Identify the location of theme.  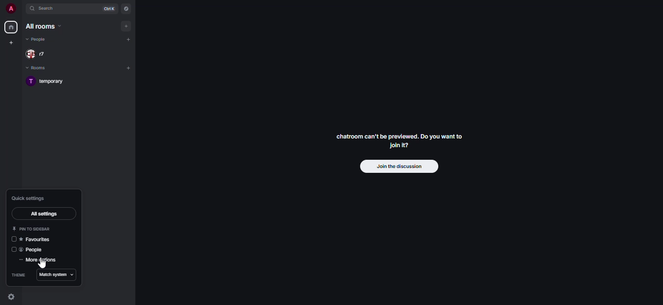
(19, 275).